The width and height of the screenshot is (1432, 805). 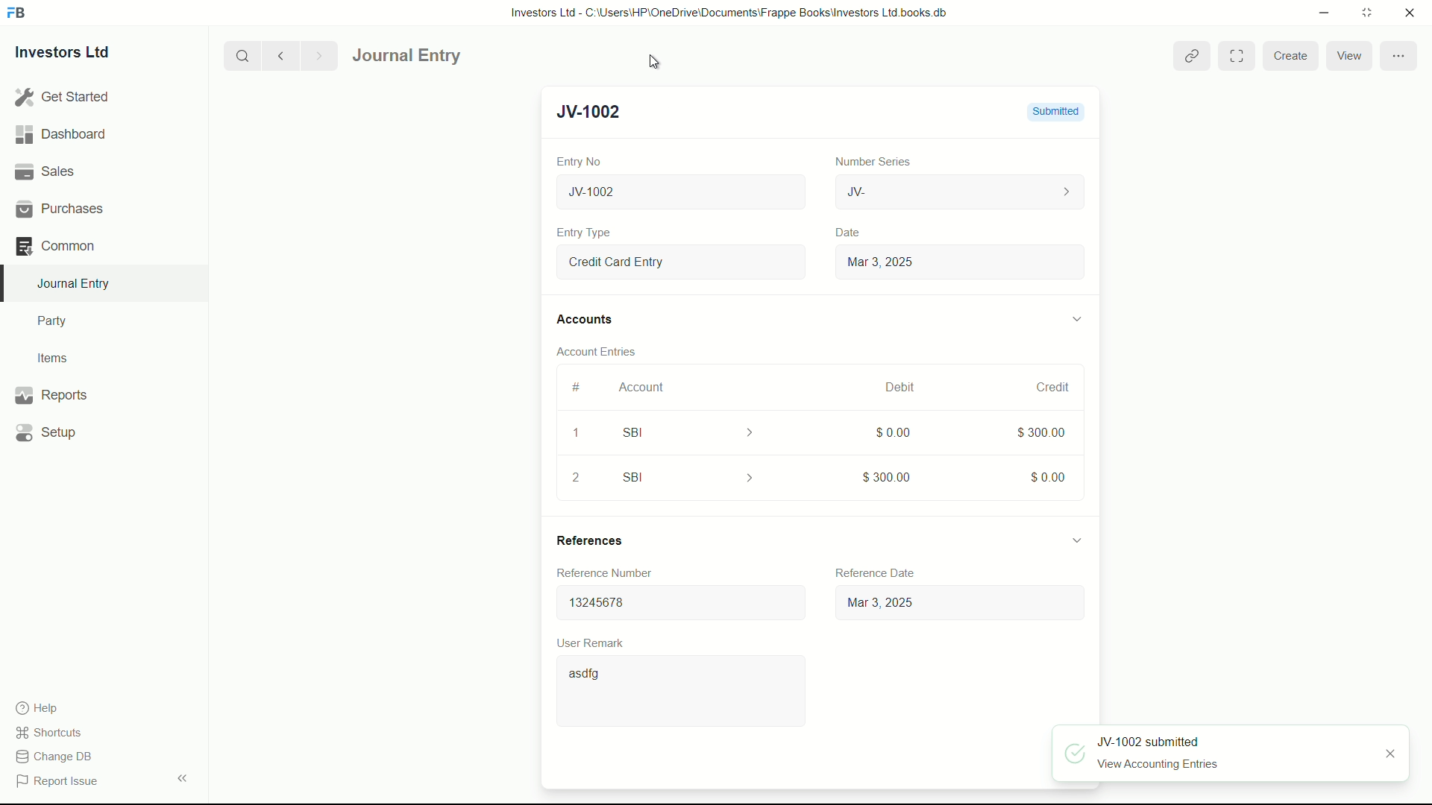 What do you see at coordinates (575, 435) in the screenshot?
I see `1` at bounding box center [575, 435].